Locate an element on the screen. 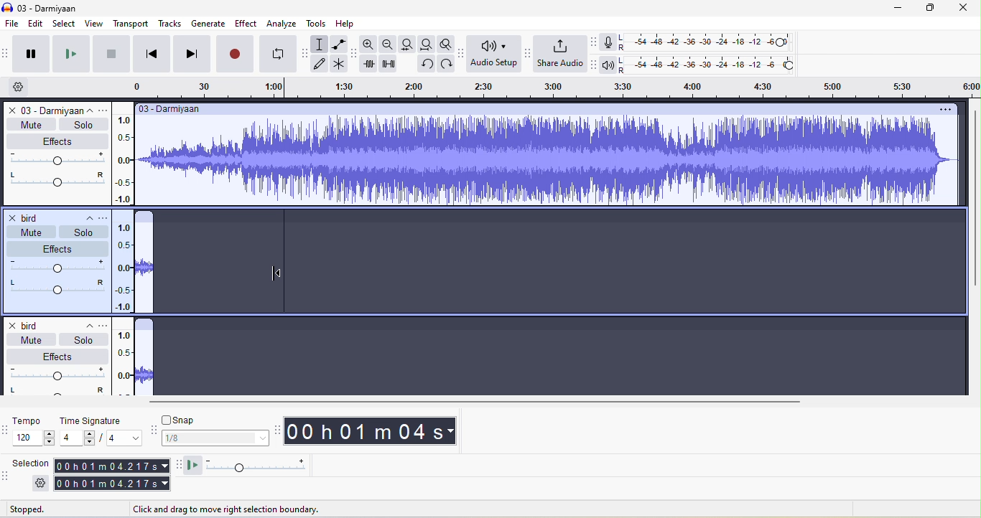 The width and height of the screenshot is (981, 518). zoom toggle is located at coordinates (445, 44).